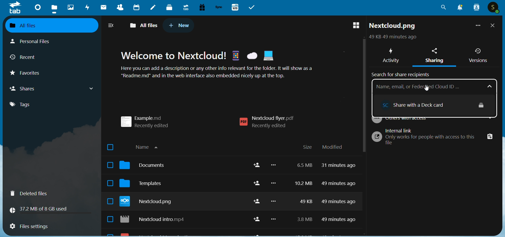 The height and width of the screenshot is (237, 505). I want to click on search, so click(443, 9).